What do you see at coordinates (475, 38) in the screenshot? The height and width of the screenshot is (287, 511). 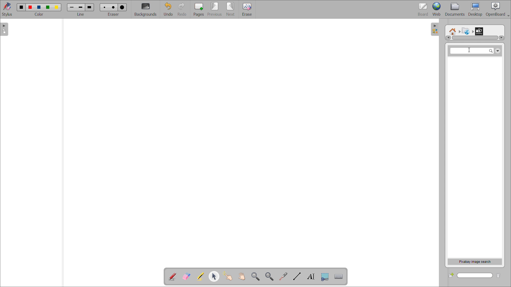 I see `scrollbar` at bounding box center [475, 38].